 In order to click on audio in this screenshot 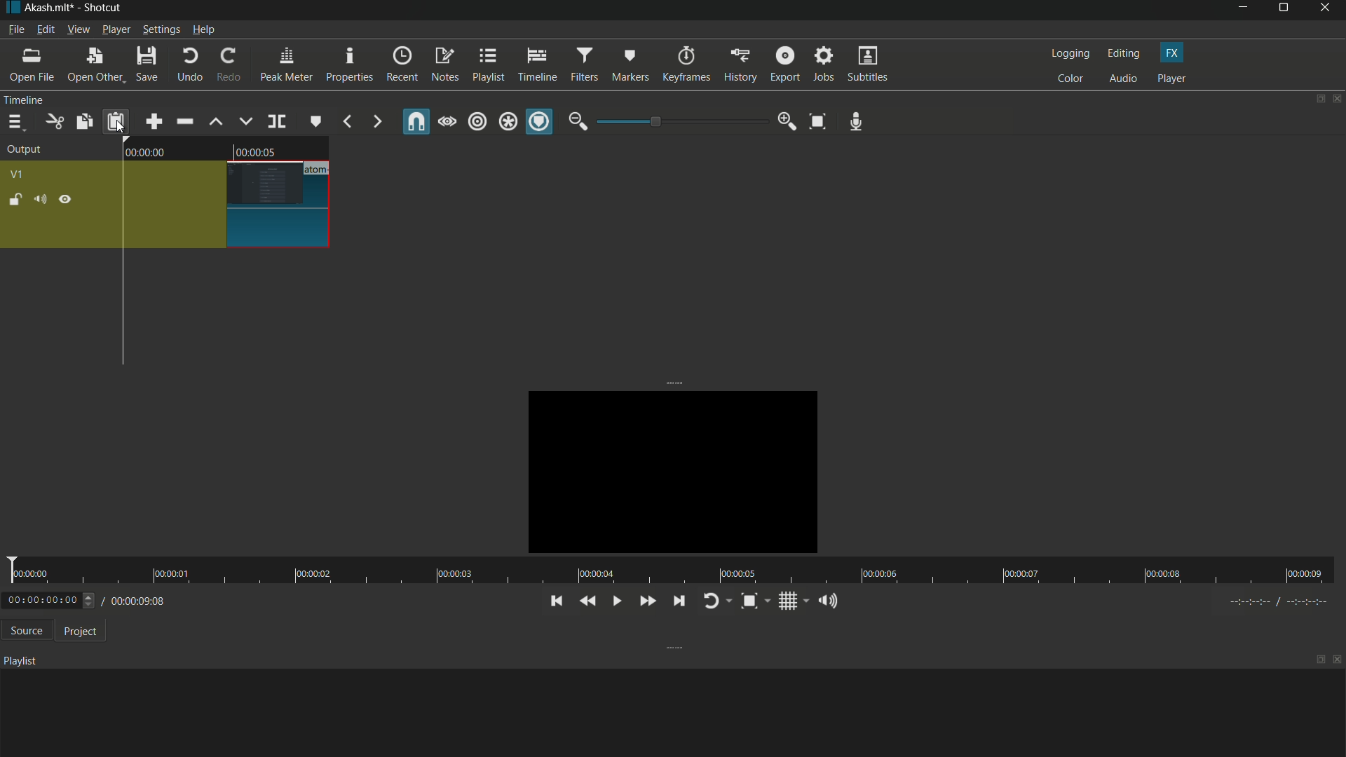, I will do `click(1124, 79)`.